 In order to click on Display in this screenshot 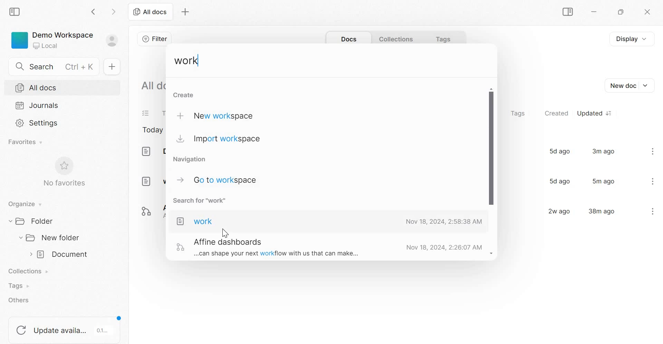, I will do `click(635, 38)`.